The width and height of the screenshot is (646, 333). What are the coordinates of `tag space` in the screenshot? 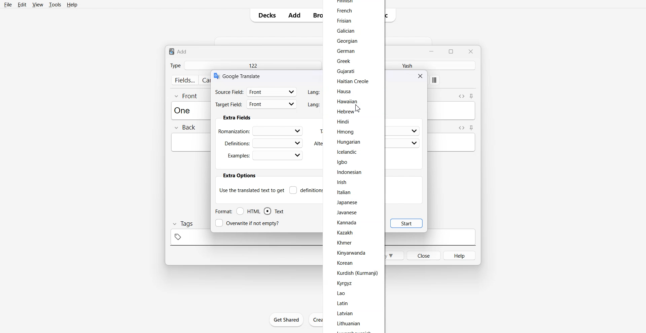 It's located at (244, 239).